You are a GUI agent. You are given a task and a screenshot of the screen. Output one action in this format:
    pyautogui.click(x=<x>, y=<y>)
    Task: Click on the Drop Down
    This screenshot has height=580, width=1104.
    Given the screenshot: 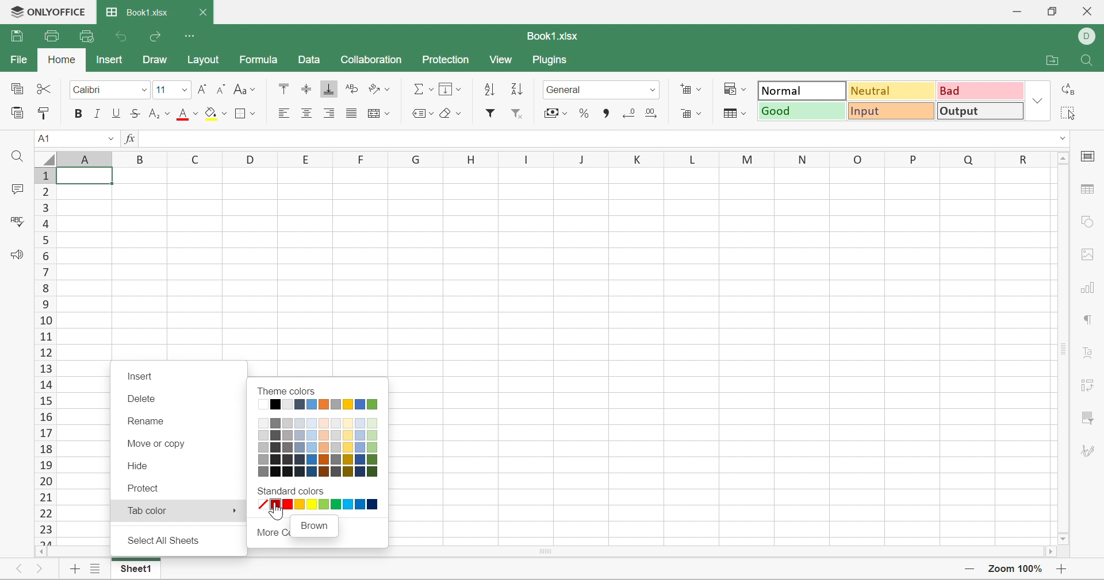 What is the action you would take?
    pyautogui.click(x=105, y=138)
    